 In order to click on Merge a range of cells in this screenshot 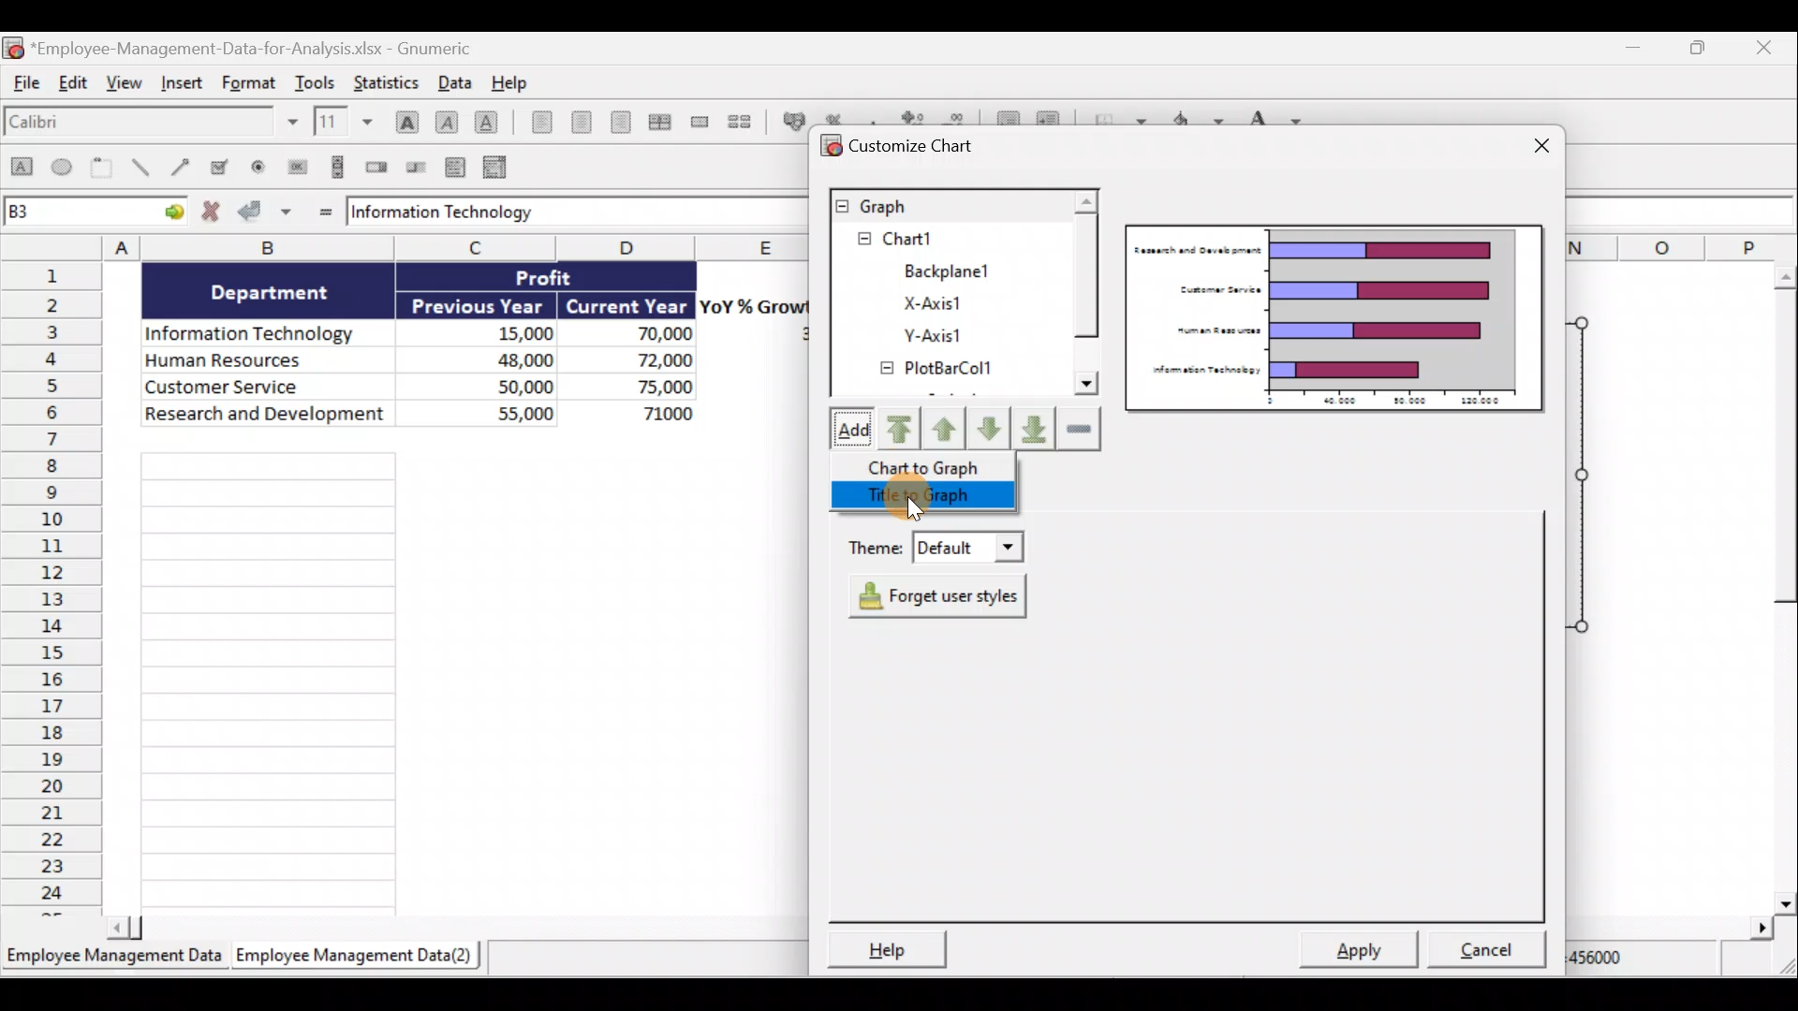, I will do `click(700, 122)`.